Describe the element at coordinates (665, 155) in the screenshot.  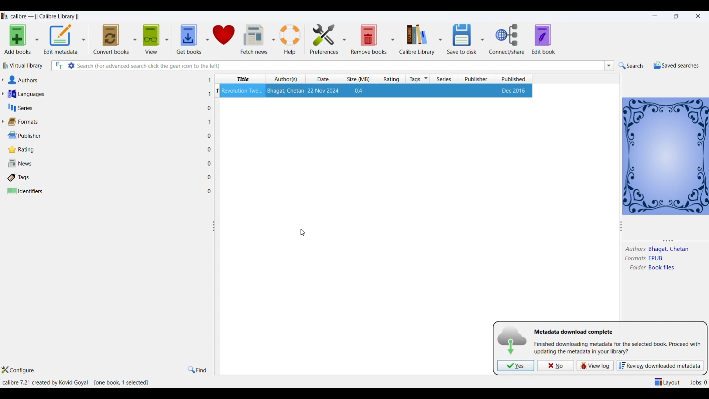
I see `book details window icon` at that location.